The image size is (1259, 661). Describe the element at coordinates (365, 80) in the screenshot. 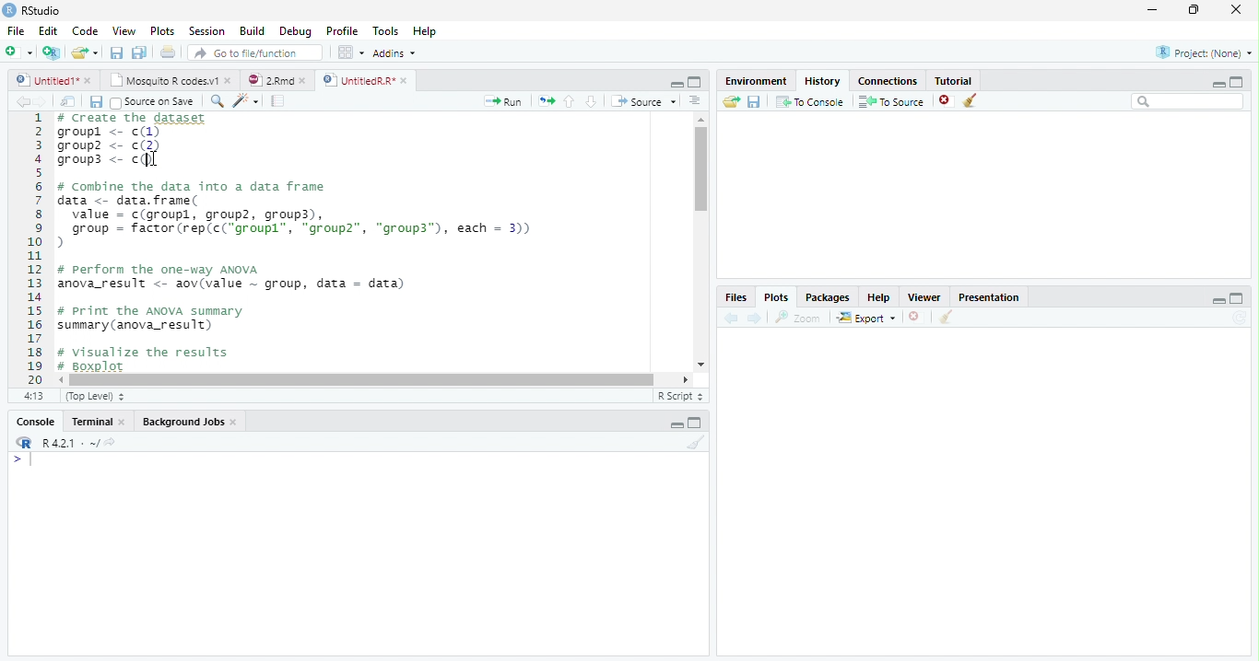

I see `Untitled R*` at that location.